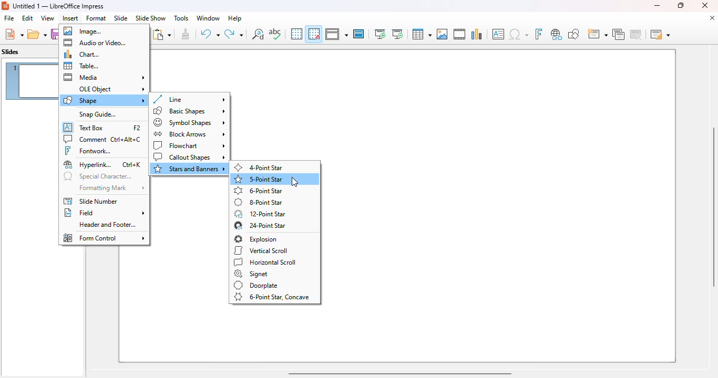 Image resolution: width=718 pixels, height=378 pixels. I want to click on 8-point star, so click(258, 202).